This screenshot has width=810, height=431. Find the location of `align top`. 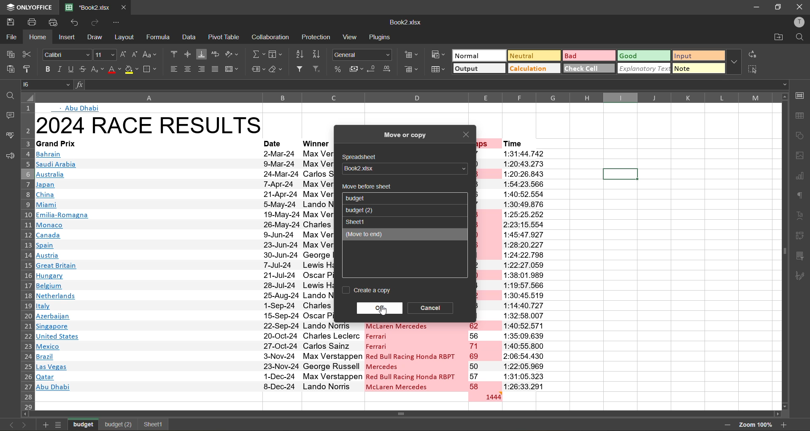

align top is located at coordinates (174, 53).